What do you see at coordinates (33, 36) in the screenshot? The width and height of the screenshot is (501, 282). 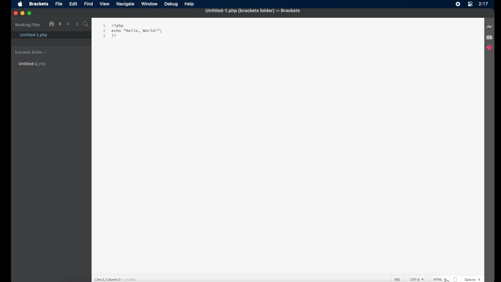 I see `untitled-1.php` at bounding box center [33, 36].